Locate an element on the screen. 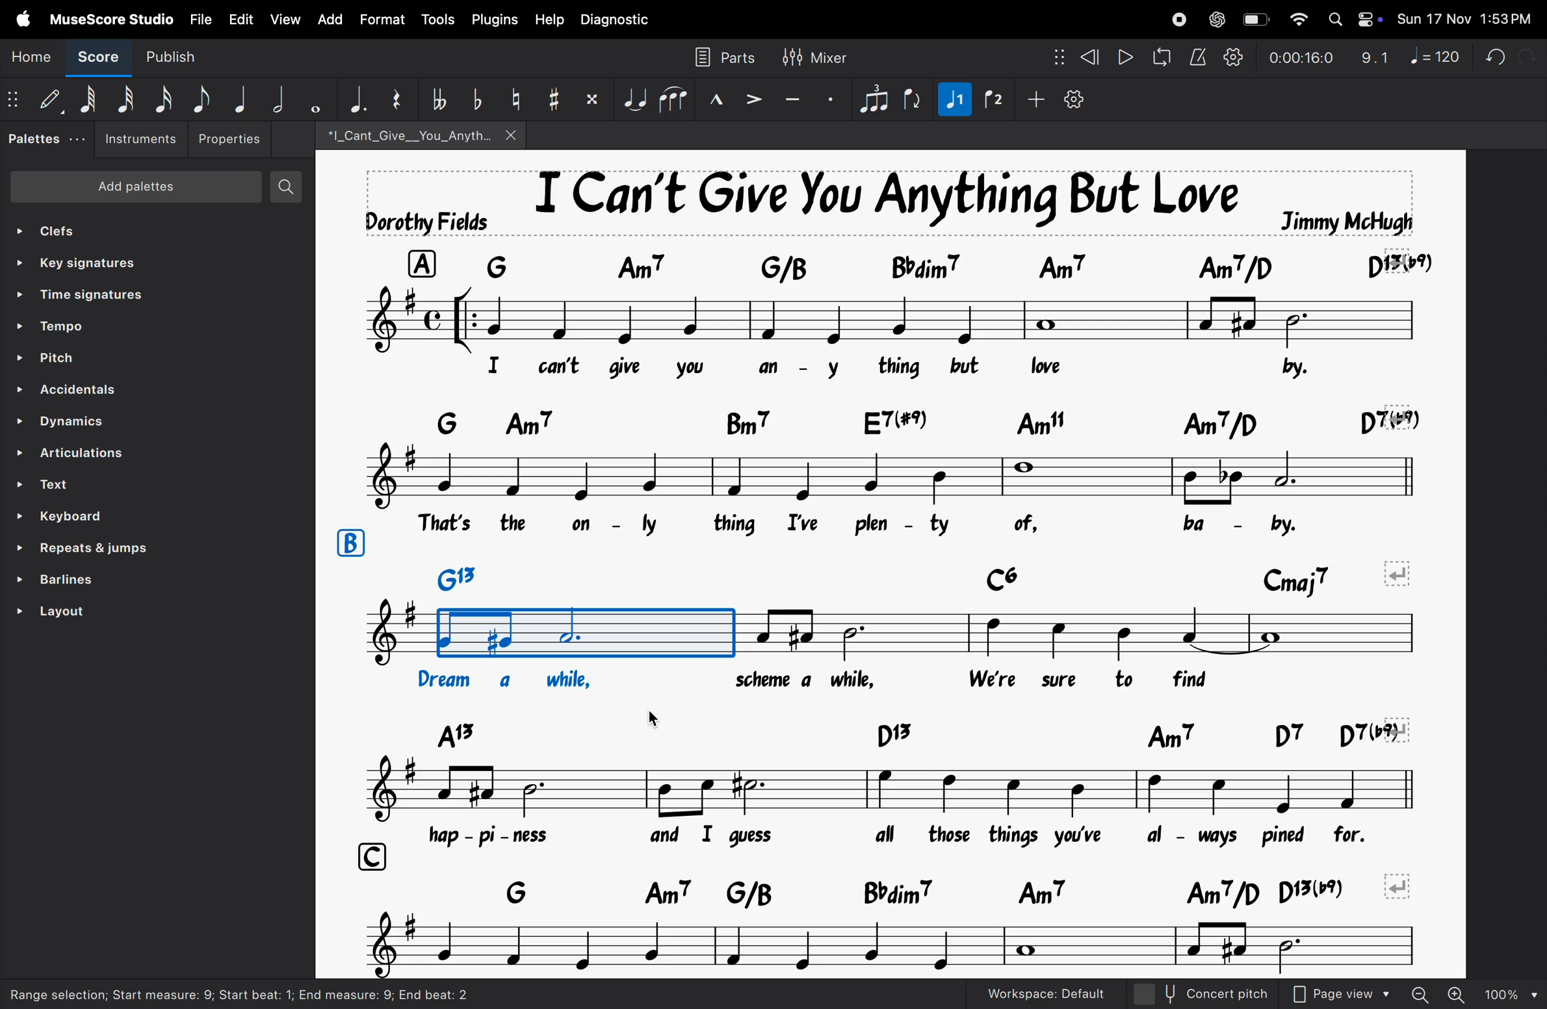  song title is located at coordinates (889, 203).